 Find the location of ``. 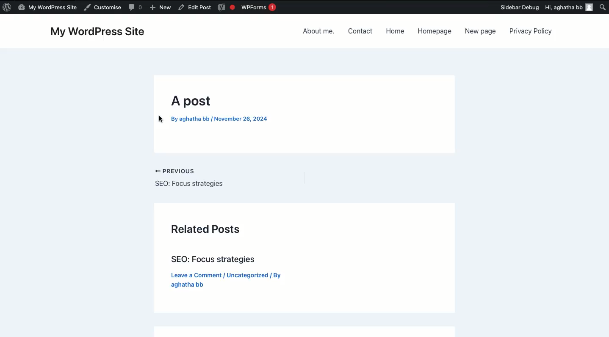

 is located at coordinates (195, 8).